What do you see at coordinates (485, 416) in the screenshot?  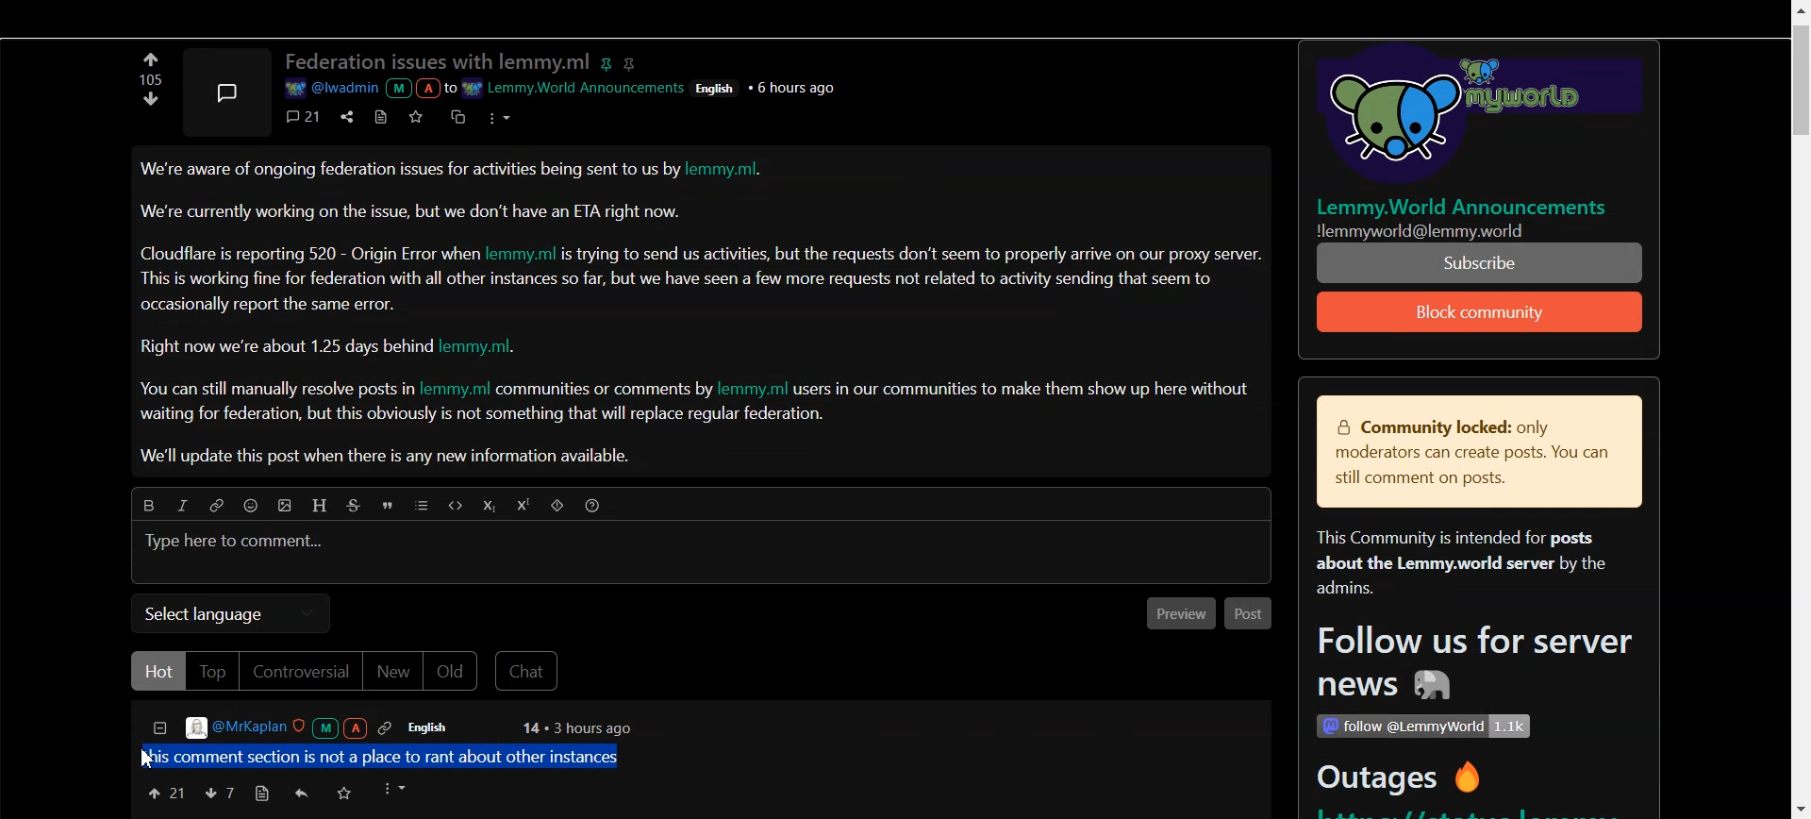 I see `waiting for federation, but this obviously is not something that will replace regular federation.` at bounding box center [485, 416].